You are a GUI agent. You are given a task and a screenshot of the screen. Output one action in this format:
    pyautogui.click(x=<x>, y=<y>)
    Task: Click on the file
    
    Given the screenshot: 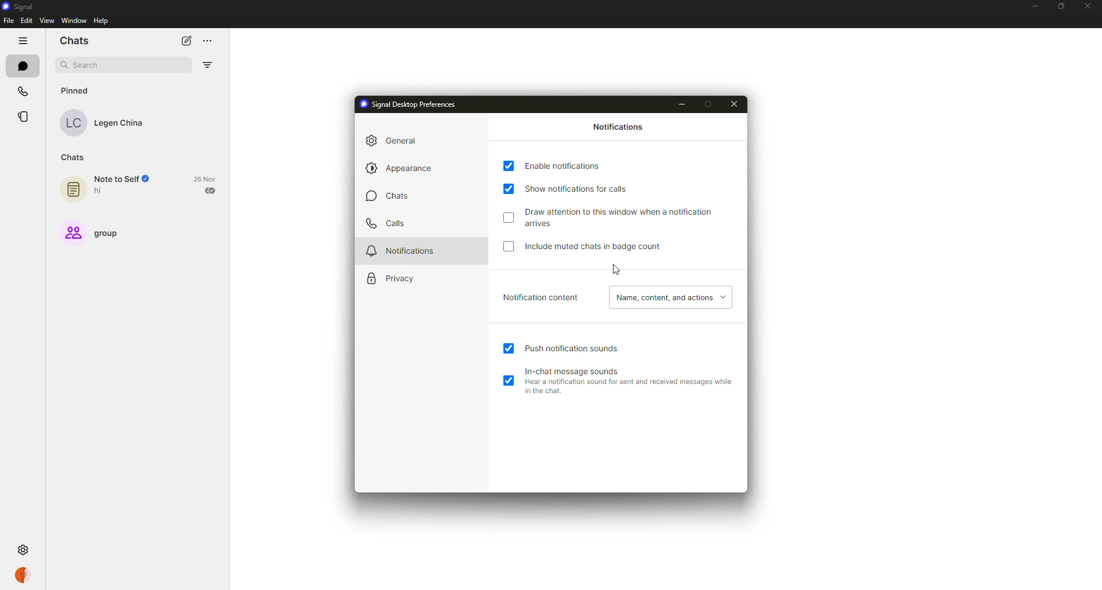 What is the action you would take?
    pyautogui.click(x=9, y=21)
    